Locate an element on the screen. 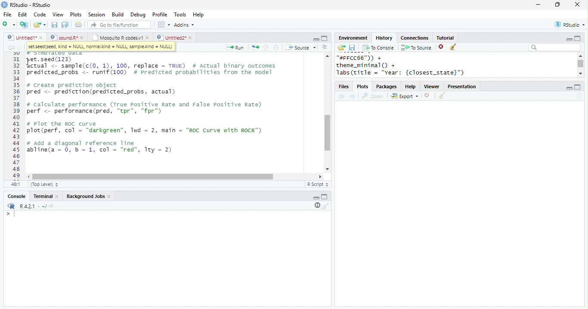 Image resolution: width=588 pixels, height=309 pixels. Presentation is located at coordinates (462, 87).